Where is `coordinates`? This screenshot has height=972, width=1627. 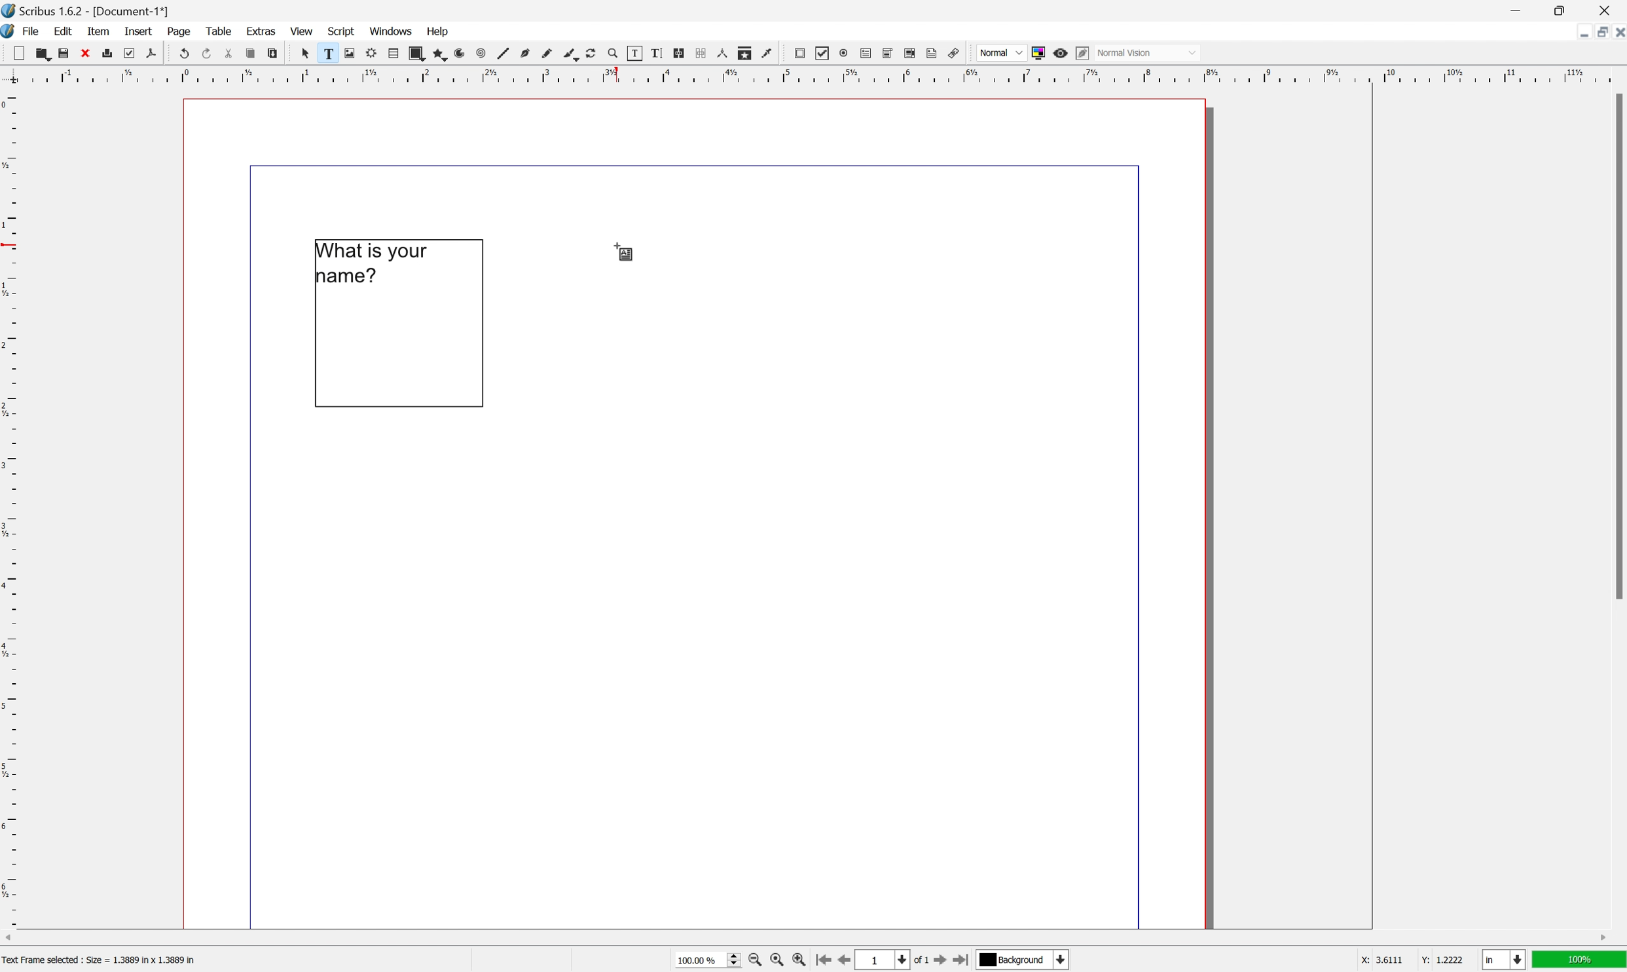 coordinates is located at coordinates (1397, 961).